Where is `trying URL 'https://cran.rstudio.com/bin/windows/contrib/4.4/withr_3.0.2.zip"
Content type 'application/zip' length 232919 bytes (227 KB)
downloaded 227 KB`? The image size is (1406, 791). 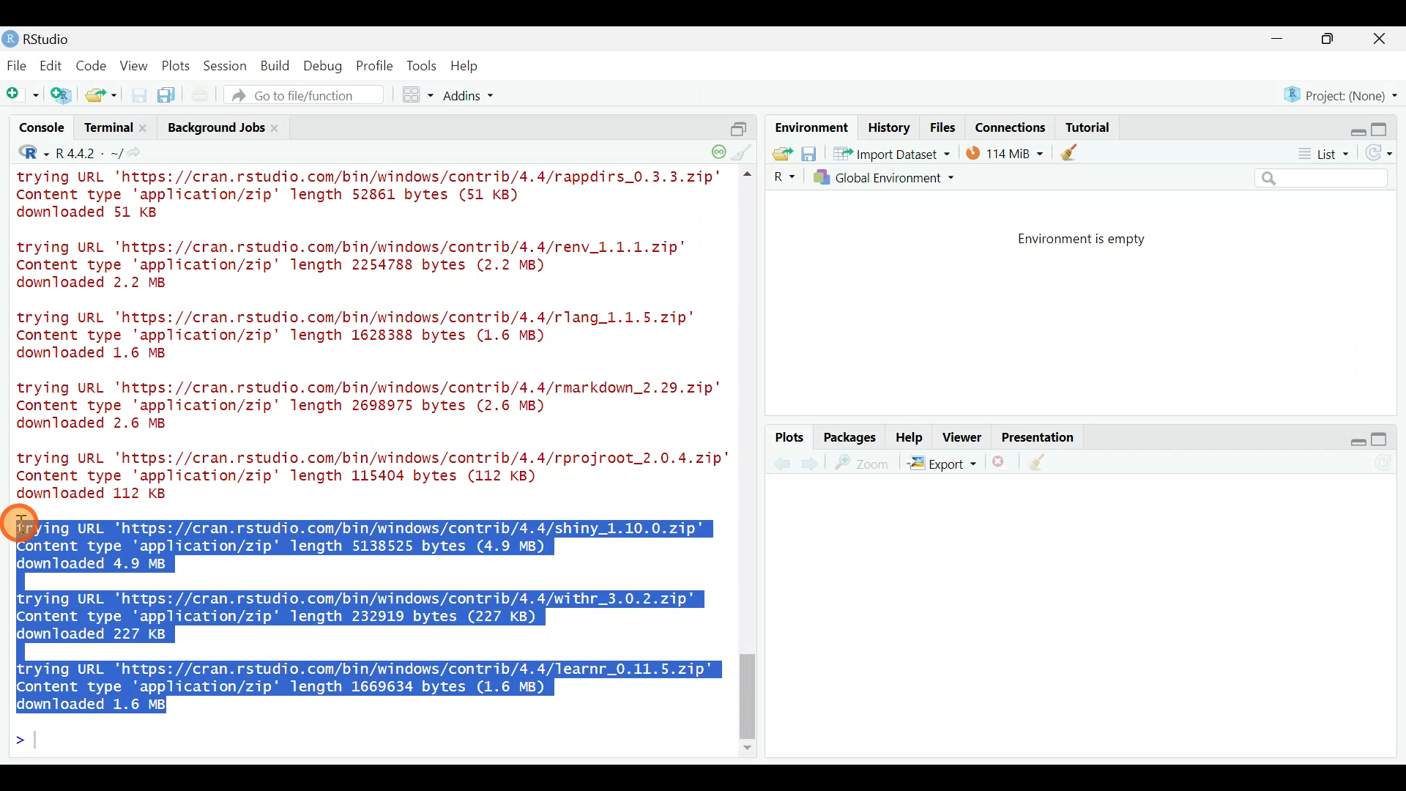 trying URL 'https://cran.rstudio.com/bin/windows/contrib/4.4/withr_3.0.2.zip"
Content type 'application/zip' length 232919 bytes (227 KB)
downloaded 227 KB is located at coordinates (360, 616).